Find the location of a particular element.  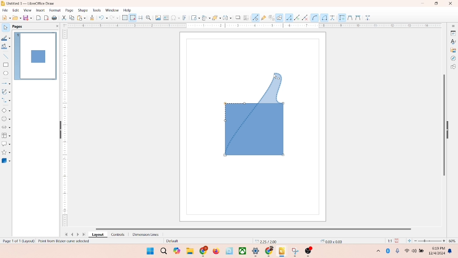

logo is located at coordinates (3, 3).